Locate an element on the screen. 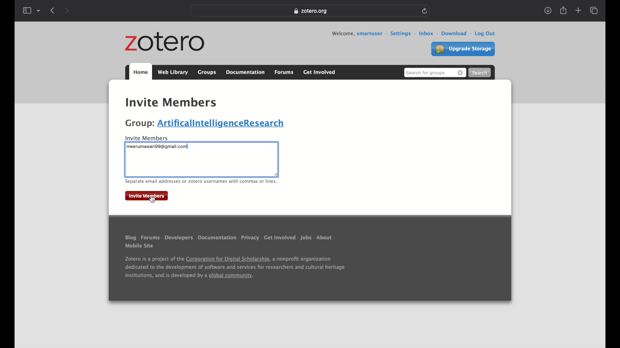  documentation is located at coordinates (245, 72).